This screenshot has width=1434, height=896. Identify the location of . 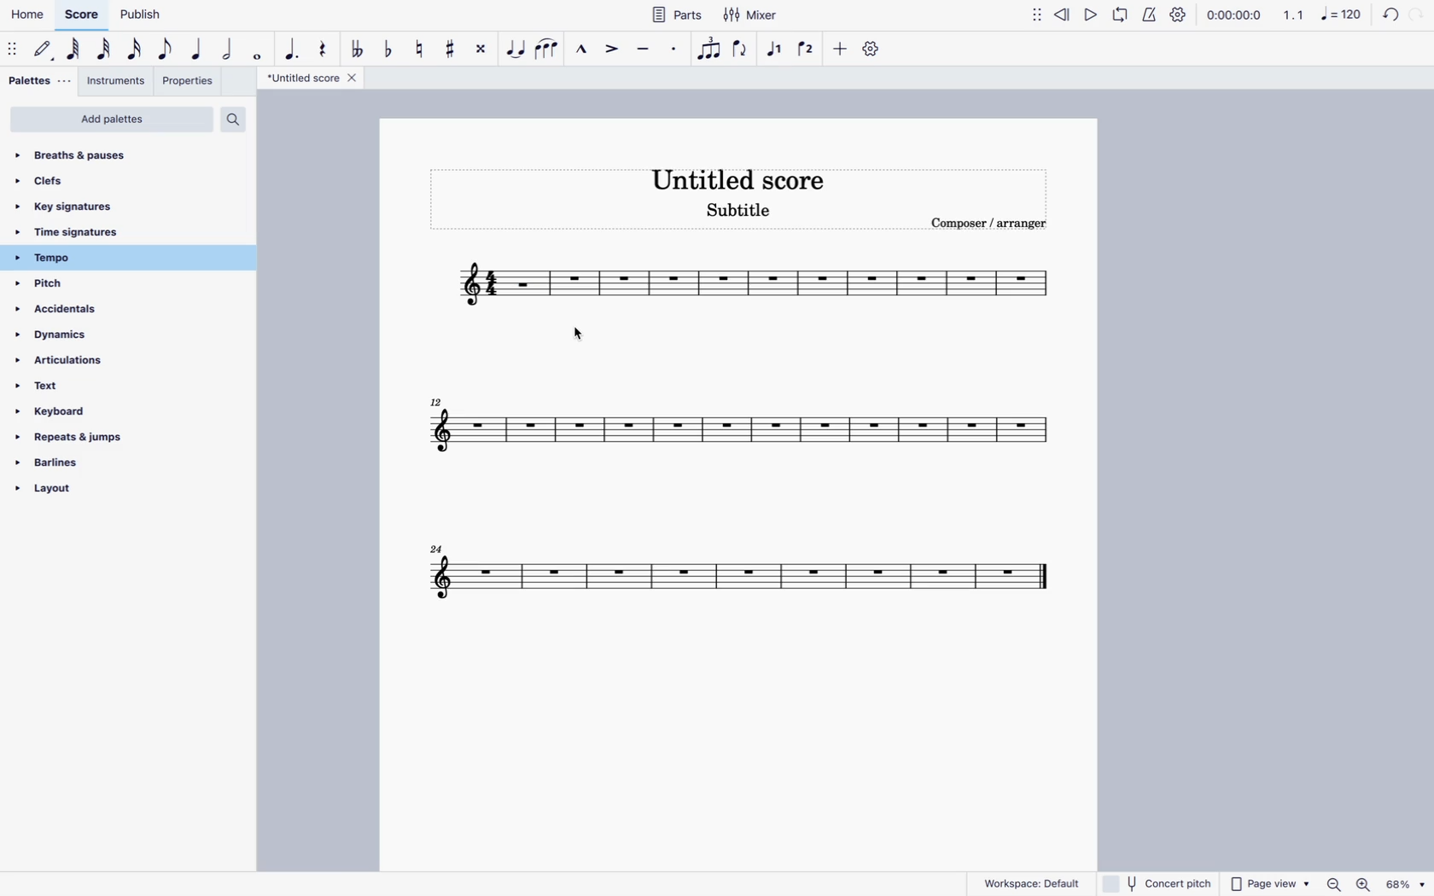
(1408, 884).